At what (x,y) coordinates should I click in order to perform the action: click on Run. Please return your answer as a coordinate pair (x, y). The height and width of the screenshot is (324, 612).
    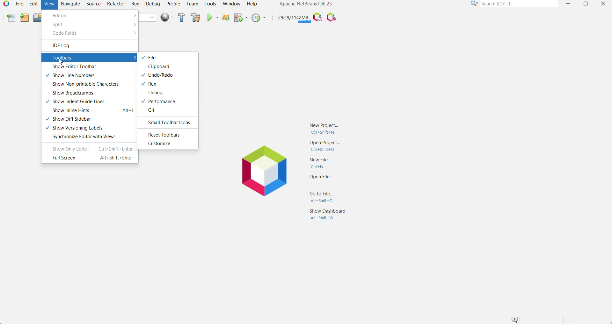
    Looking at the image, I should click on (152, 84).